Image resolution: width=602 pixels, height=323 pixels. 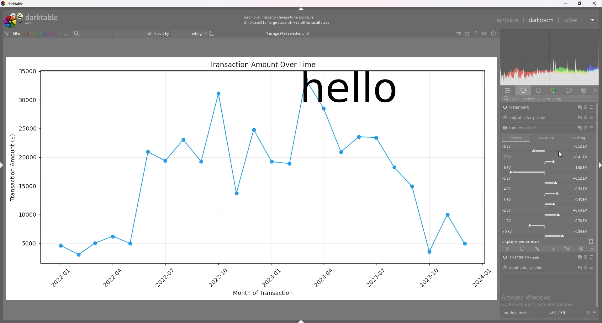 I want to click on -6 EV force, so click(x=547, y=169).